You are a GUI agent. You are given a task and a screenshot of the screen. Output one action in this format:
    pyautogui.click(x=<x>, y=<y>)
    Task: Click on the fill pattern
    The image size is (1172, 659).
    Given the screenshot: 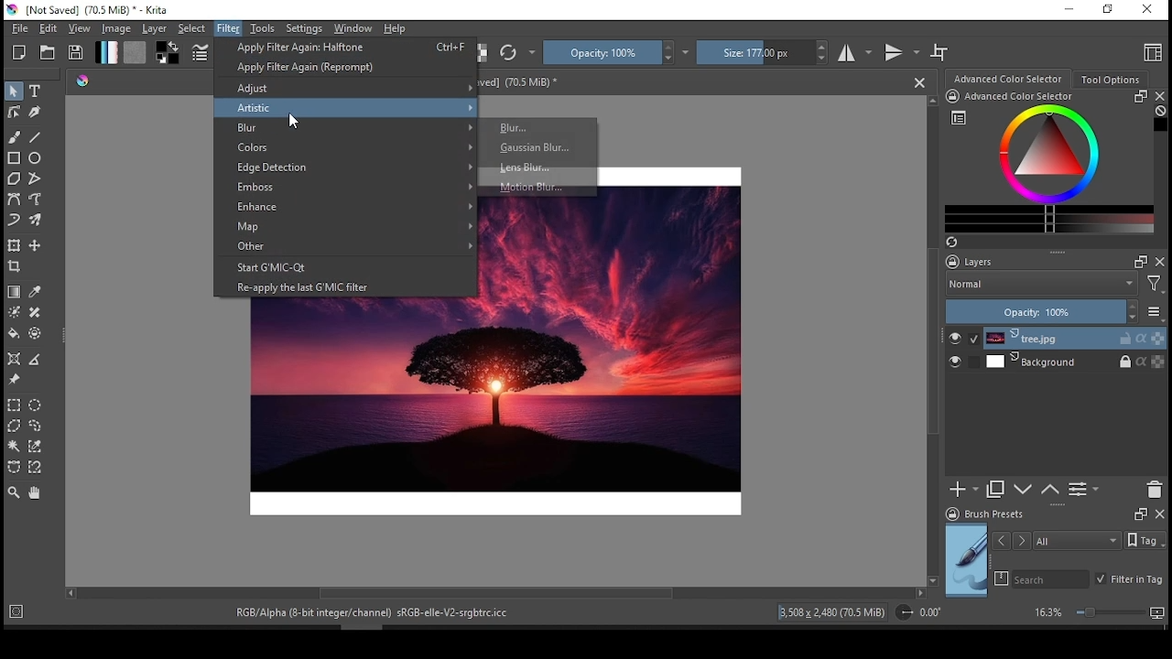 What is the action you would take?
    pyautogui.click(x=136, y=52)
    